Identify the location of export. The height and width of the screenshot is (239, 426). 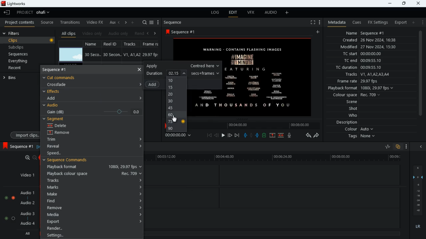
(399, 23).